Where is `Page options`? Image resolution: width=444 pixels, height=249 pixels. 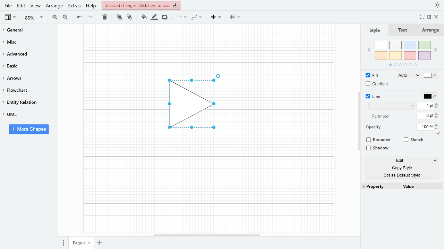
Page options is located at coordinates (90, 244).